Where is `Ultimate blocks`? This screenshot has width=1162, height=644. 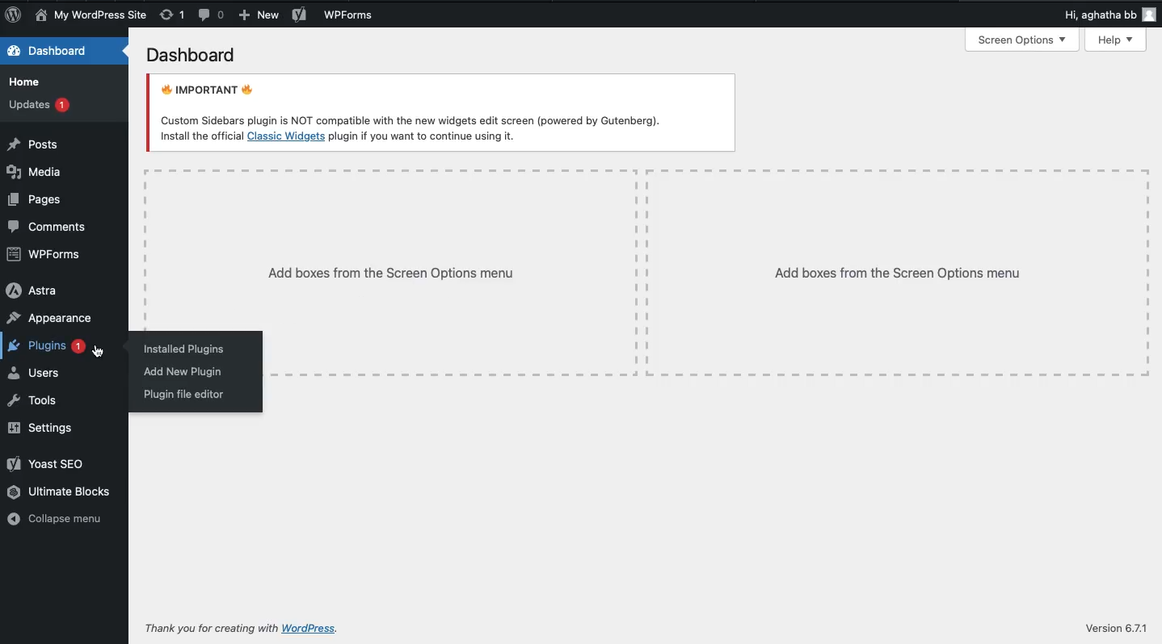 Ultimate blocks is located at coordinates (61, 491).